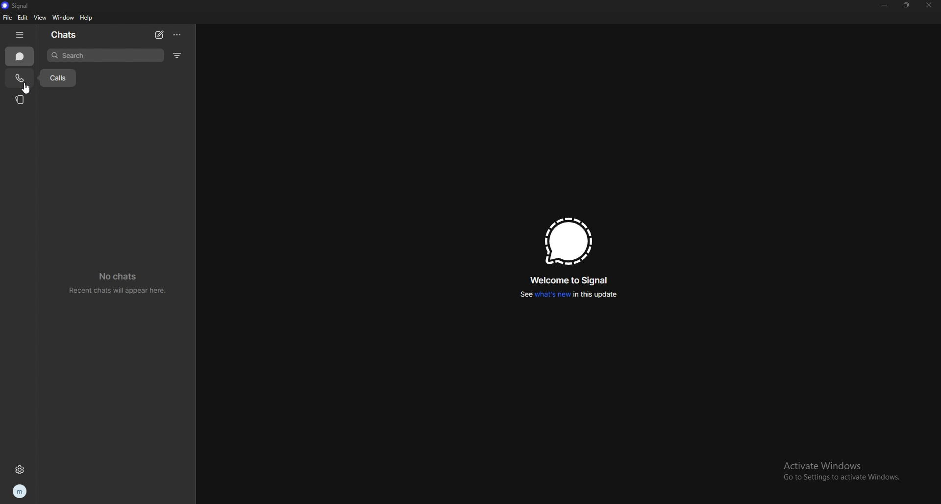  Describe the element at coordinates (21, 99) in the screenshot. I see `stories` at that location.